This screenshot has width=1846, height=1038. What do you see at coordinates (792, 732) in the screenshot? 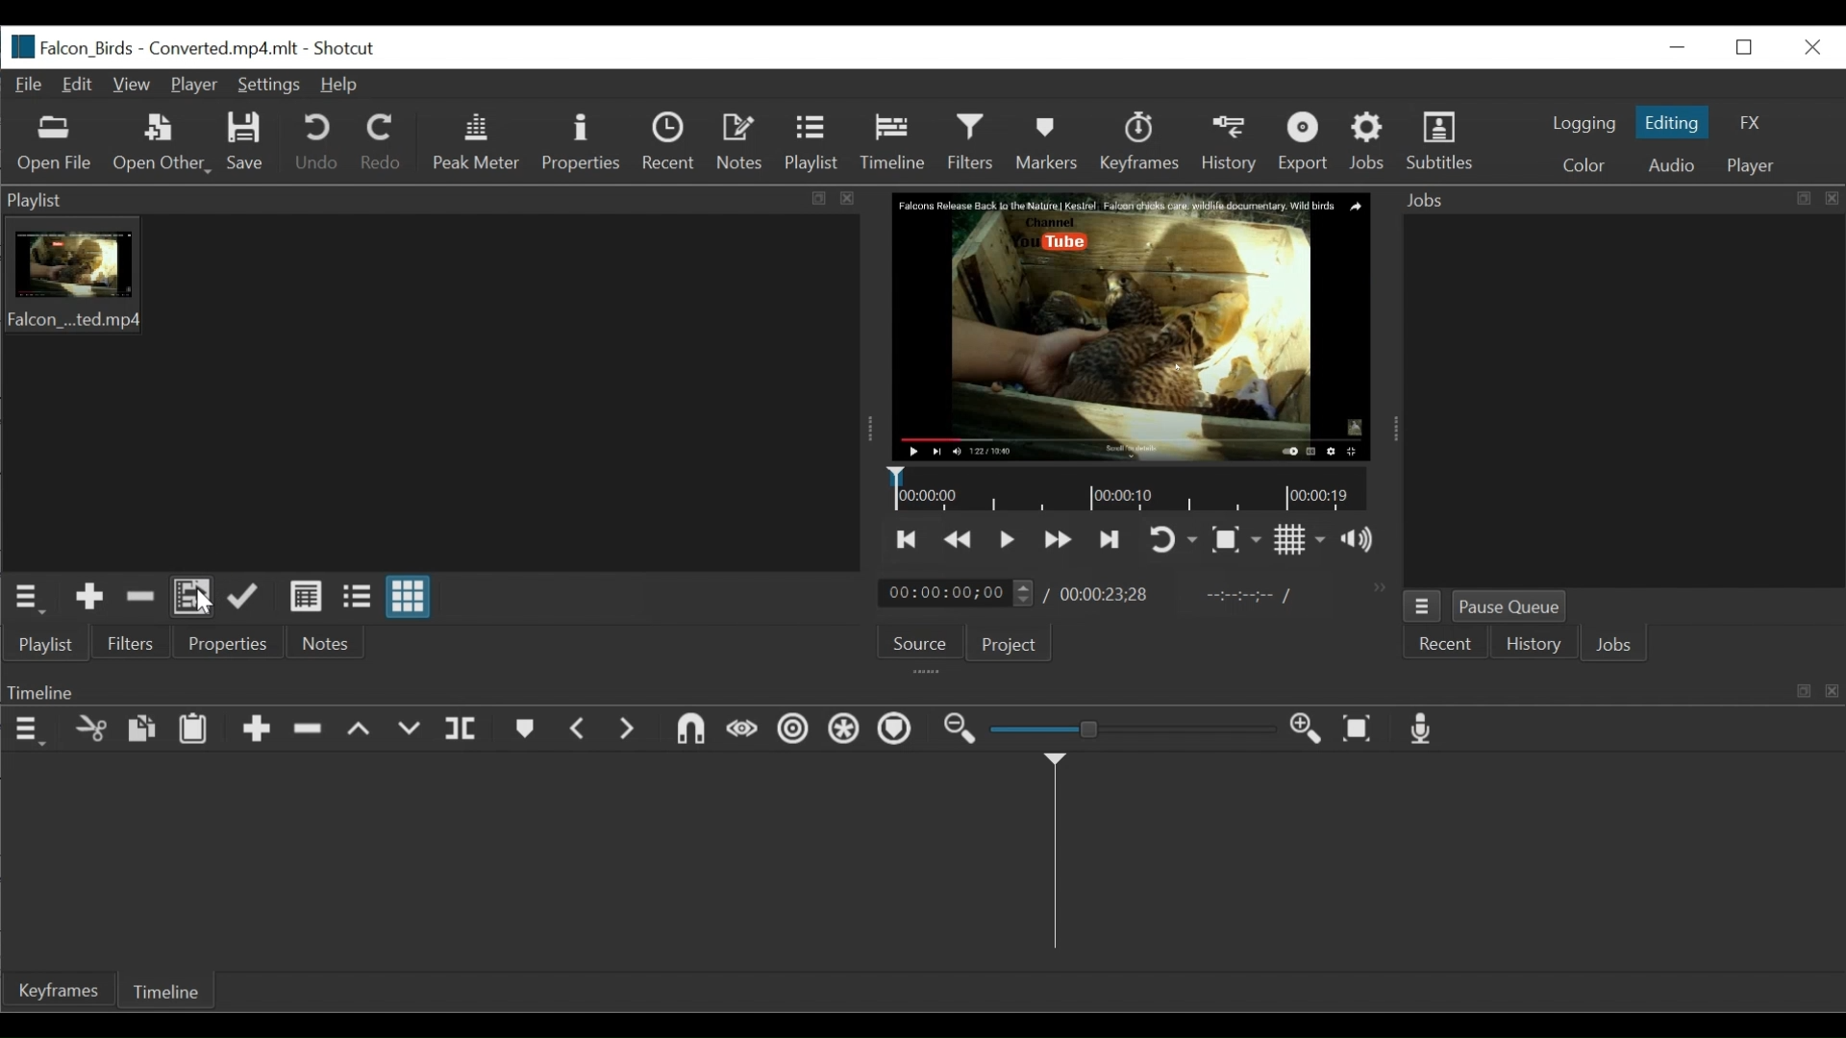
I see `Ripple` at bounding box center [792, 732].